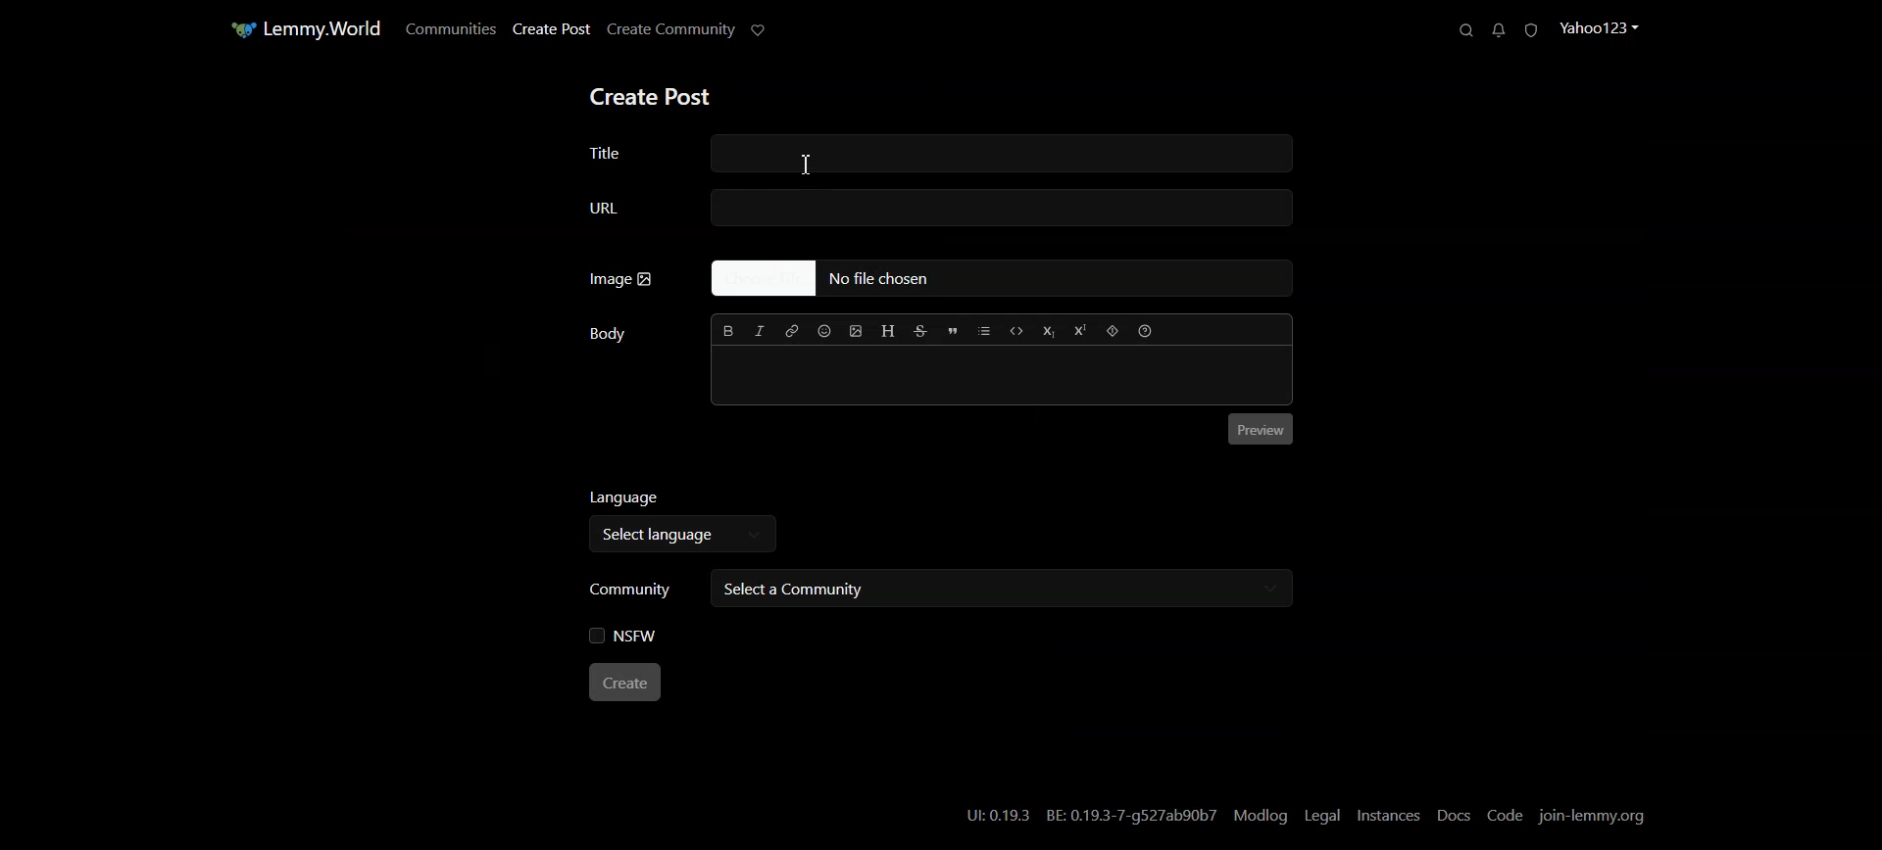 The height and width of the screenshot is (850, 1882). I want to click on Home Page, so click(301, 29).